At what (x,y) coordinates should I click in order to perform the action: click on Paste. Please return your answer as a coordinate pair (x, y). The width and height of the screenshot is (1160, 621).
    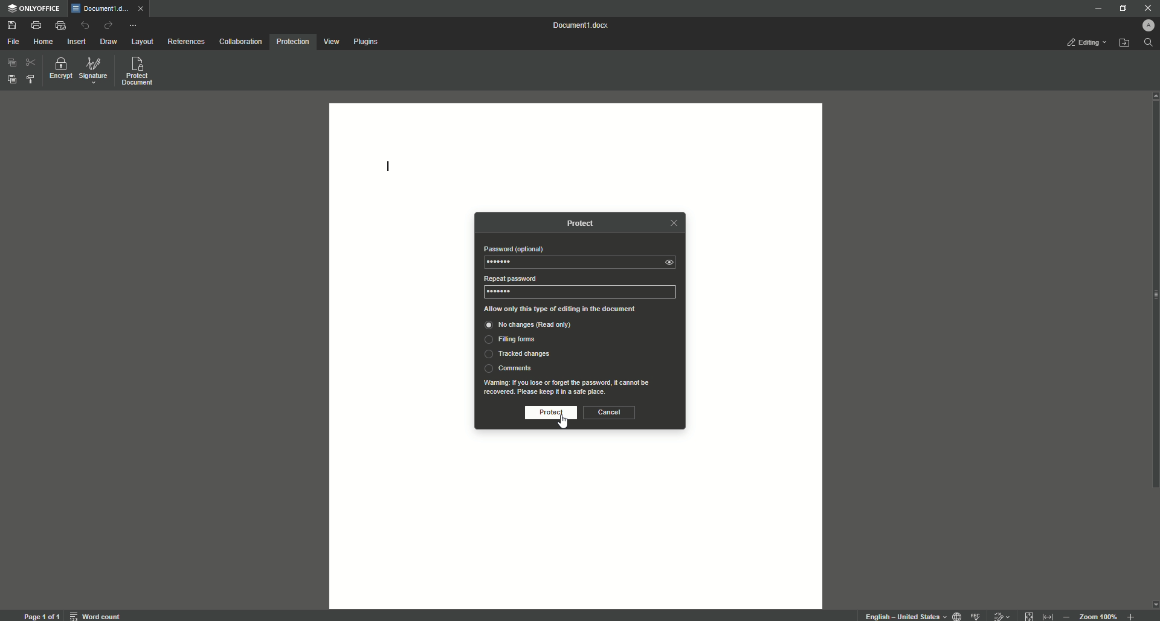
    Looking at the image, I should click on (10, 78).